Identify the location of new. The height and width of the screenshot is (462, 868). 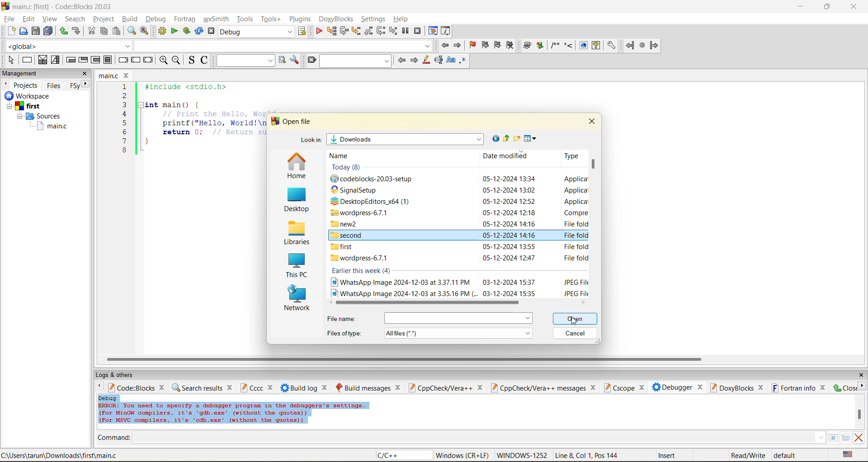
(12, 31).